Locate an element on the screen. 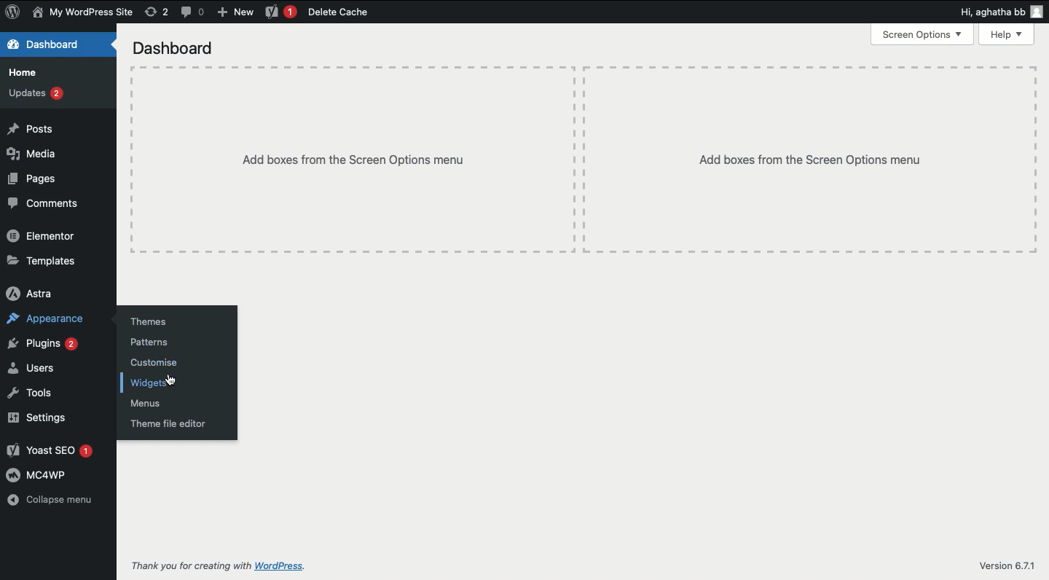  Tools is located at coordinates (42, 396).